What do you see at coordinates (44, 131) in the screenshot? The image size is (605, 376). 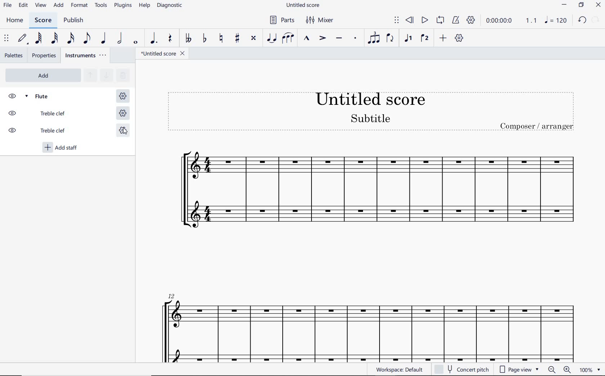 I see `TREBLE CLEF` at bounding box center [44, 131].